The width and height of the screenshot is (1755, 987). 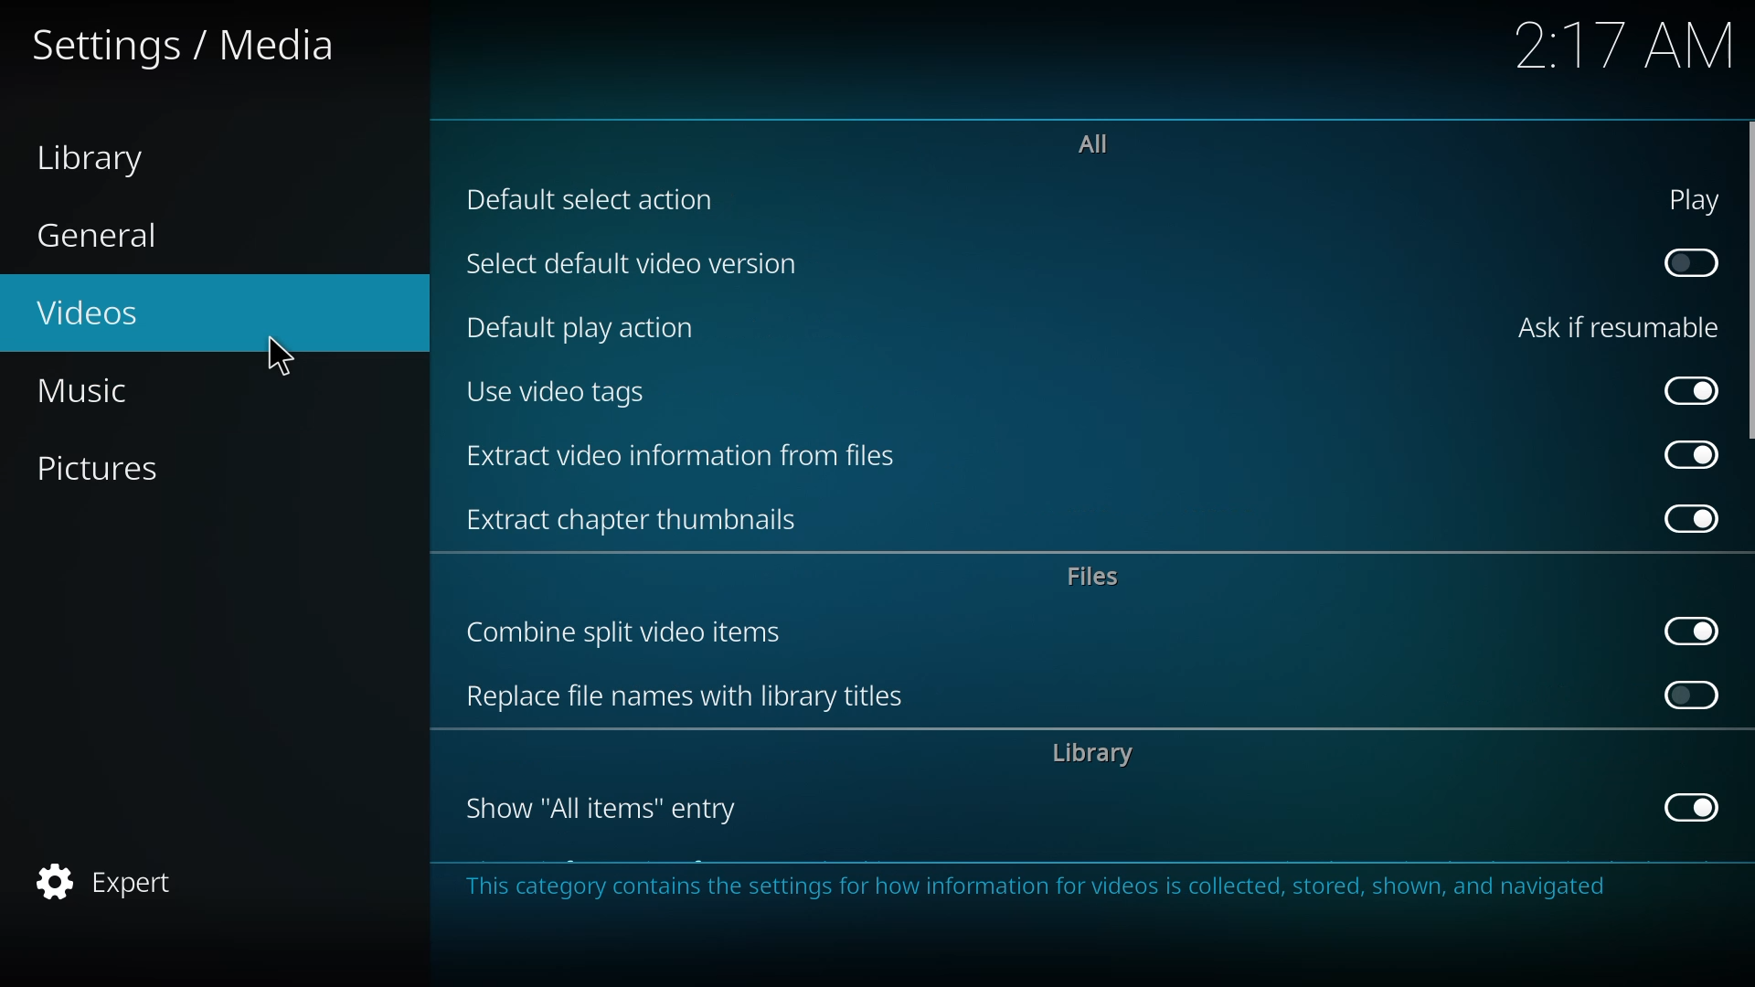 I want to click on enabled, so click(x=1689, y=628).